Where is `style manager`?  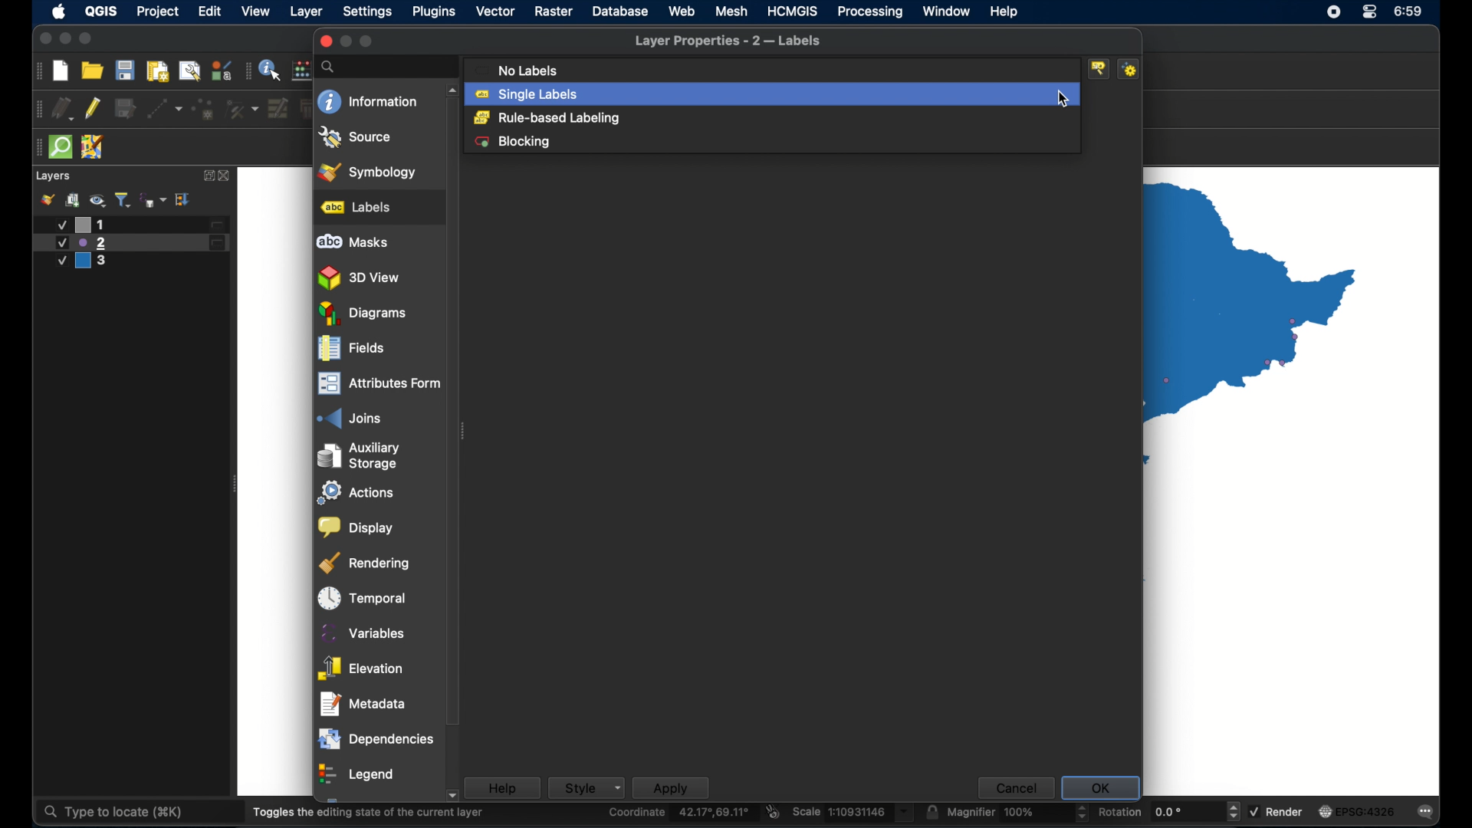
style manager is located at coordinates (222, 70).